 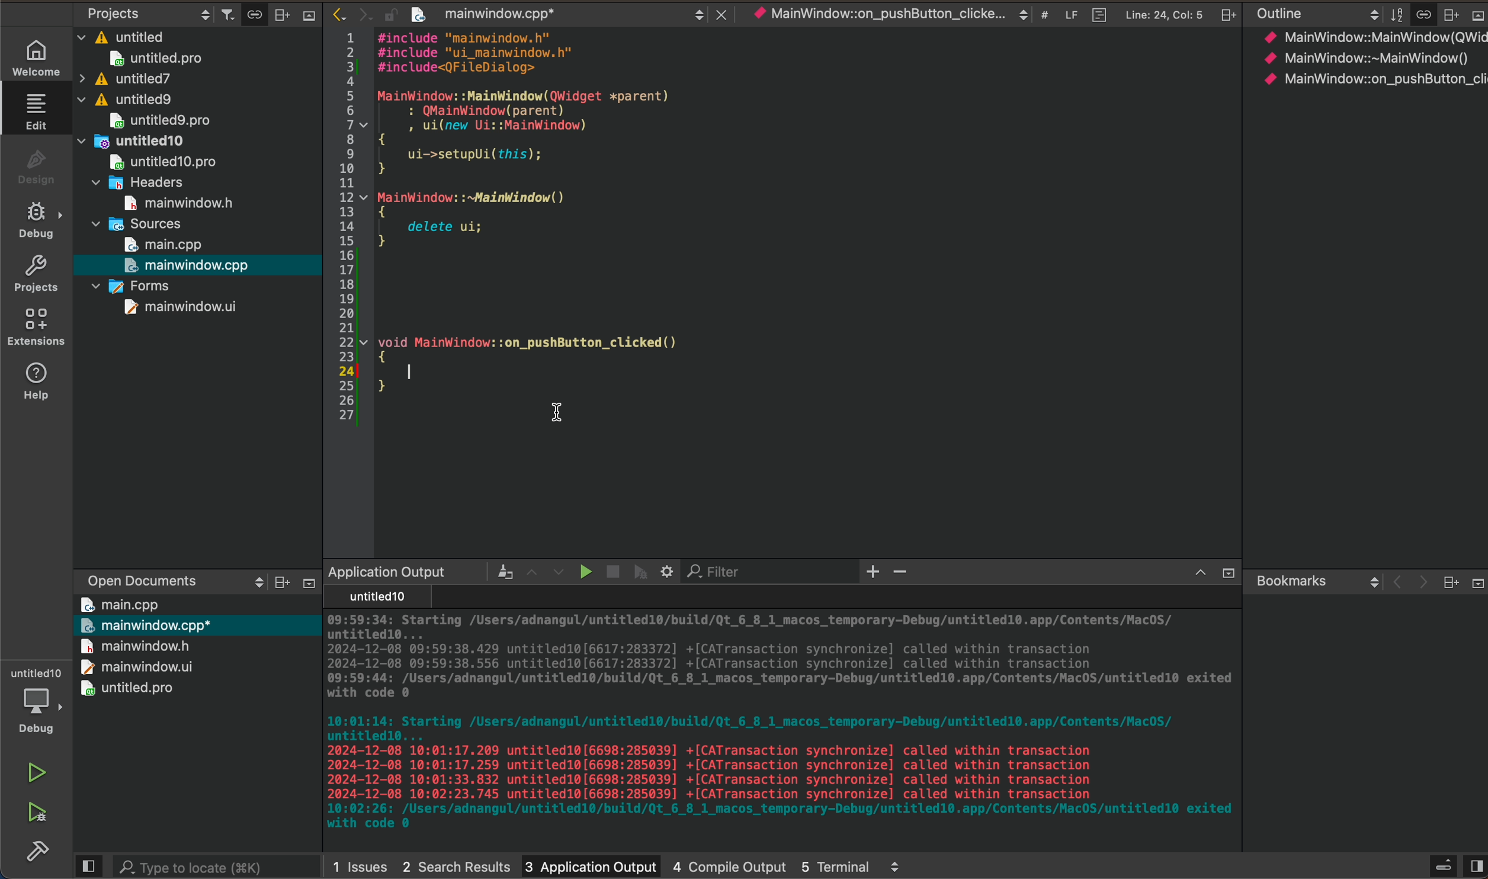 I want to click on debug, so click(x=641, y=572).